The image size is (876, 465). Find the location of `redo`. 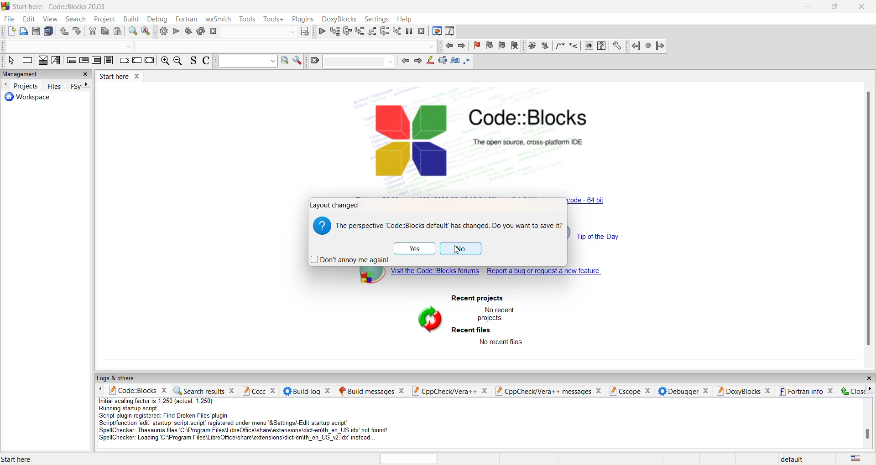

redo is located at coordinates (78, 31).